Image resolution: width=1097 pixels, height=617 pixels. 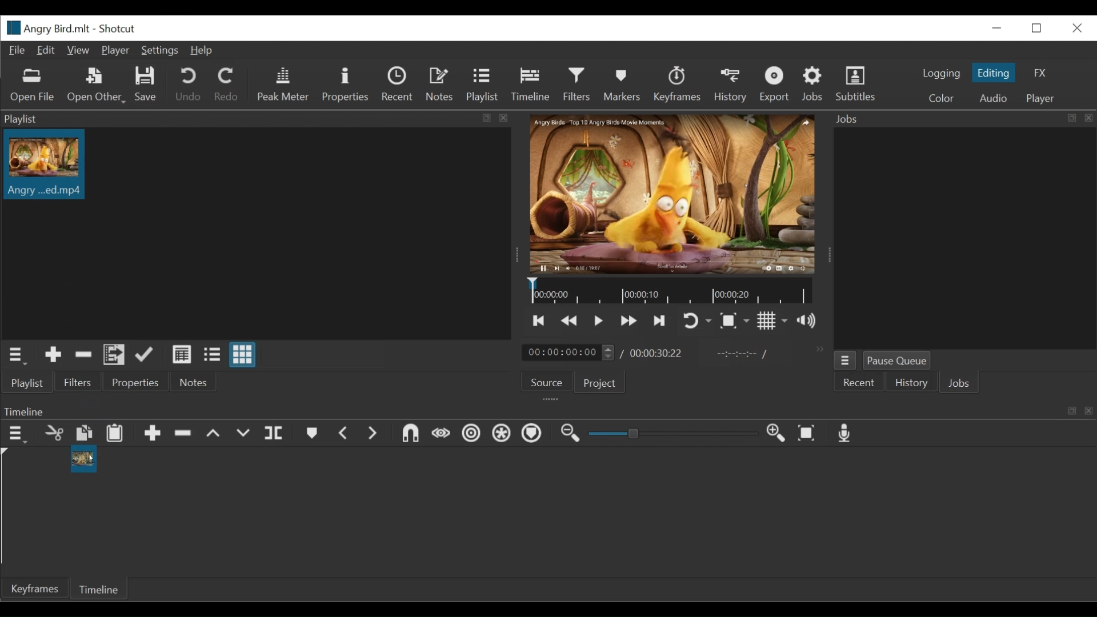 I want to click on Play quickly forward, so click(x=629, y=321).